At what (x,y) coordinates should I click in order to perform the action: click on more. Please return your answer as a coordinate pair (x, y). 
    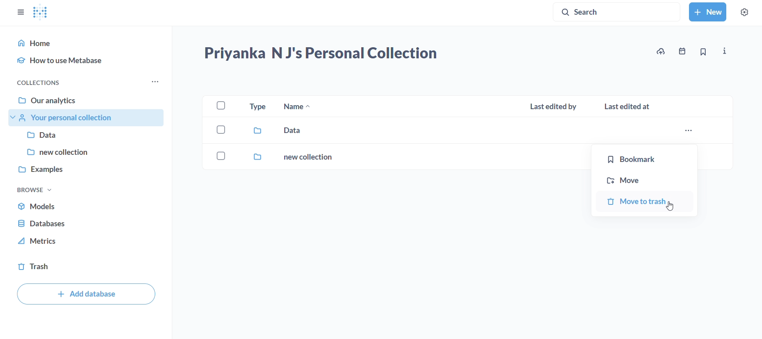
    Looking at the image, I should click on (156, 83).